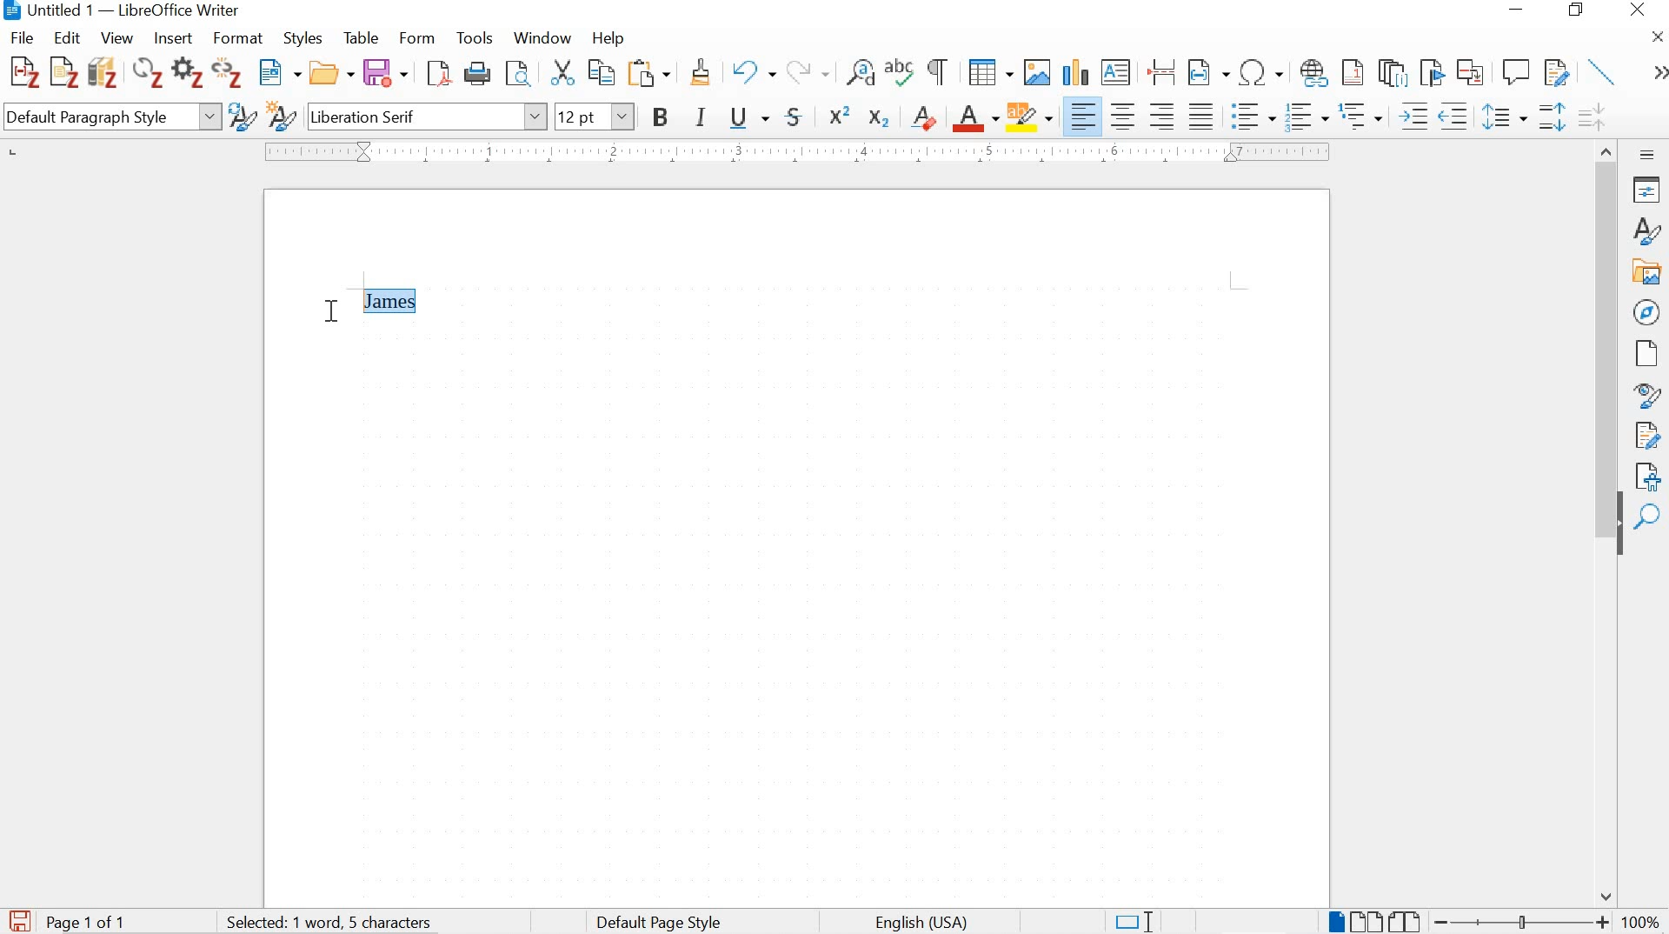 This screenshot has width=1669, height=934. Describe the element at coordinates (335, 923) in the screenshot. I see `1 word and 5 character` at that location.